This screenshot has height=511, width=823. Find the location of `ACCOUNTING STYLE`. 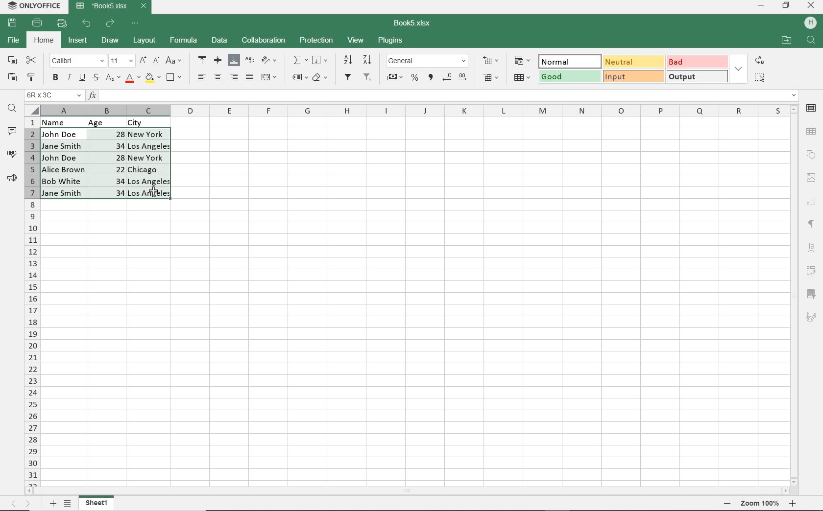

ACCOUNTING STYLE is located at coordinates (394, 78).